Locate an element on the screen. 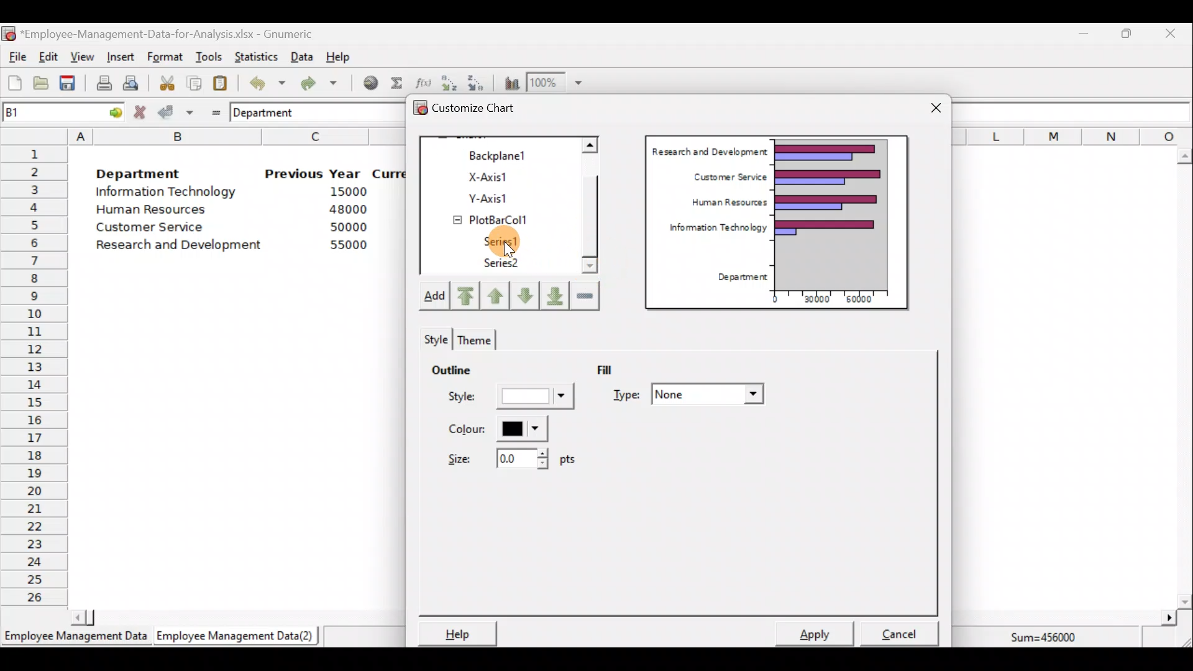 Image resolution: width=1193 pixels, height=671 pixels. Human Resources is located at coordinates (724, 203).